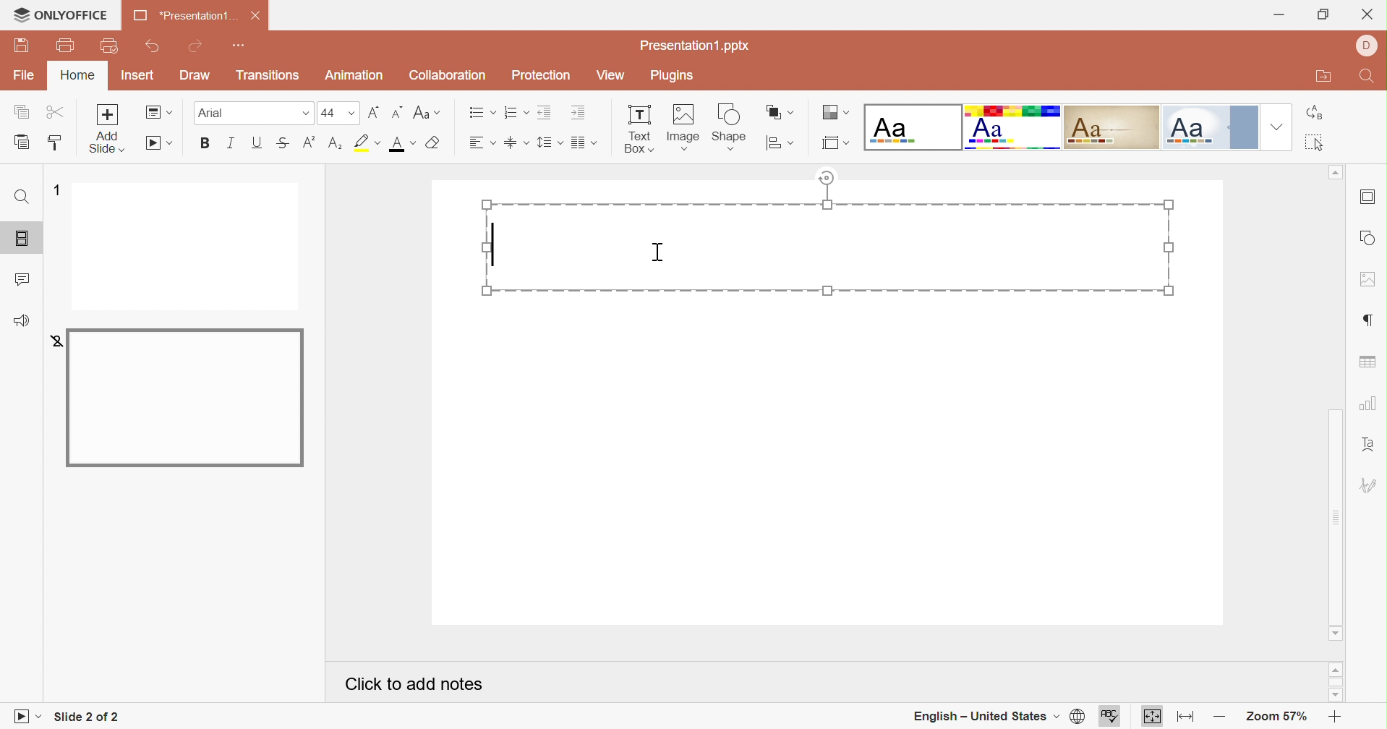  What do you see at coordinates (24, 142) in the screenshot?
I see `Paste` at bounding box center [24, 142].